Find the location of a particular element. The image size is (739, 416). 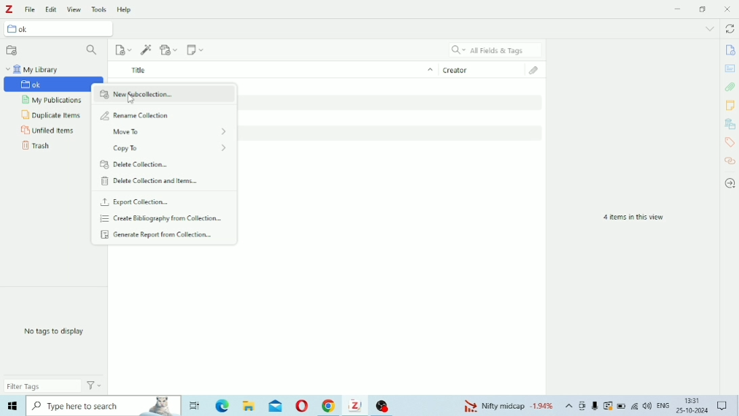

Add Item (s) by Identifier is located at coordinates (147, 50).